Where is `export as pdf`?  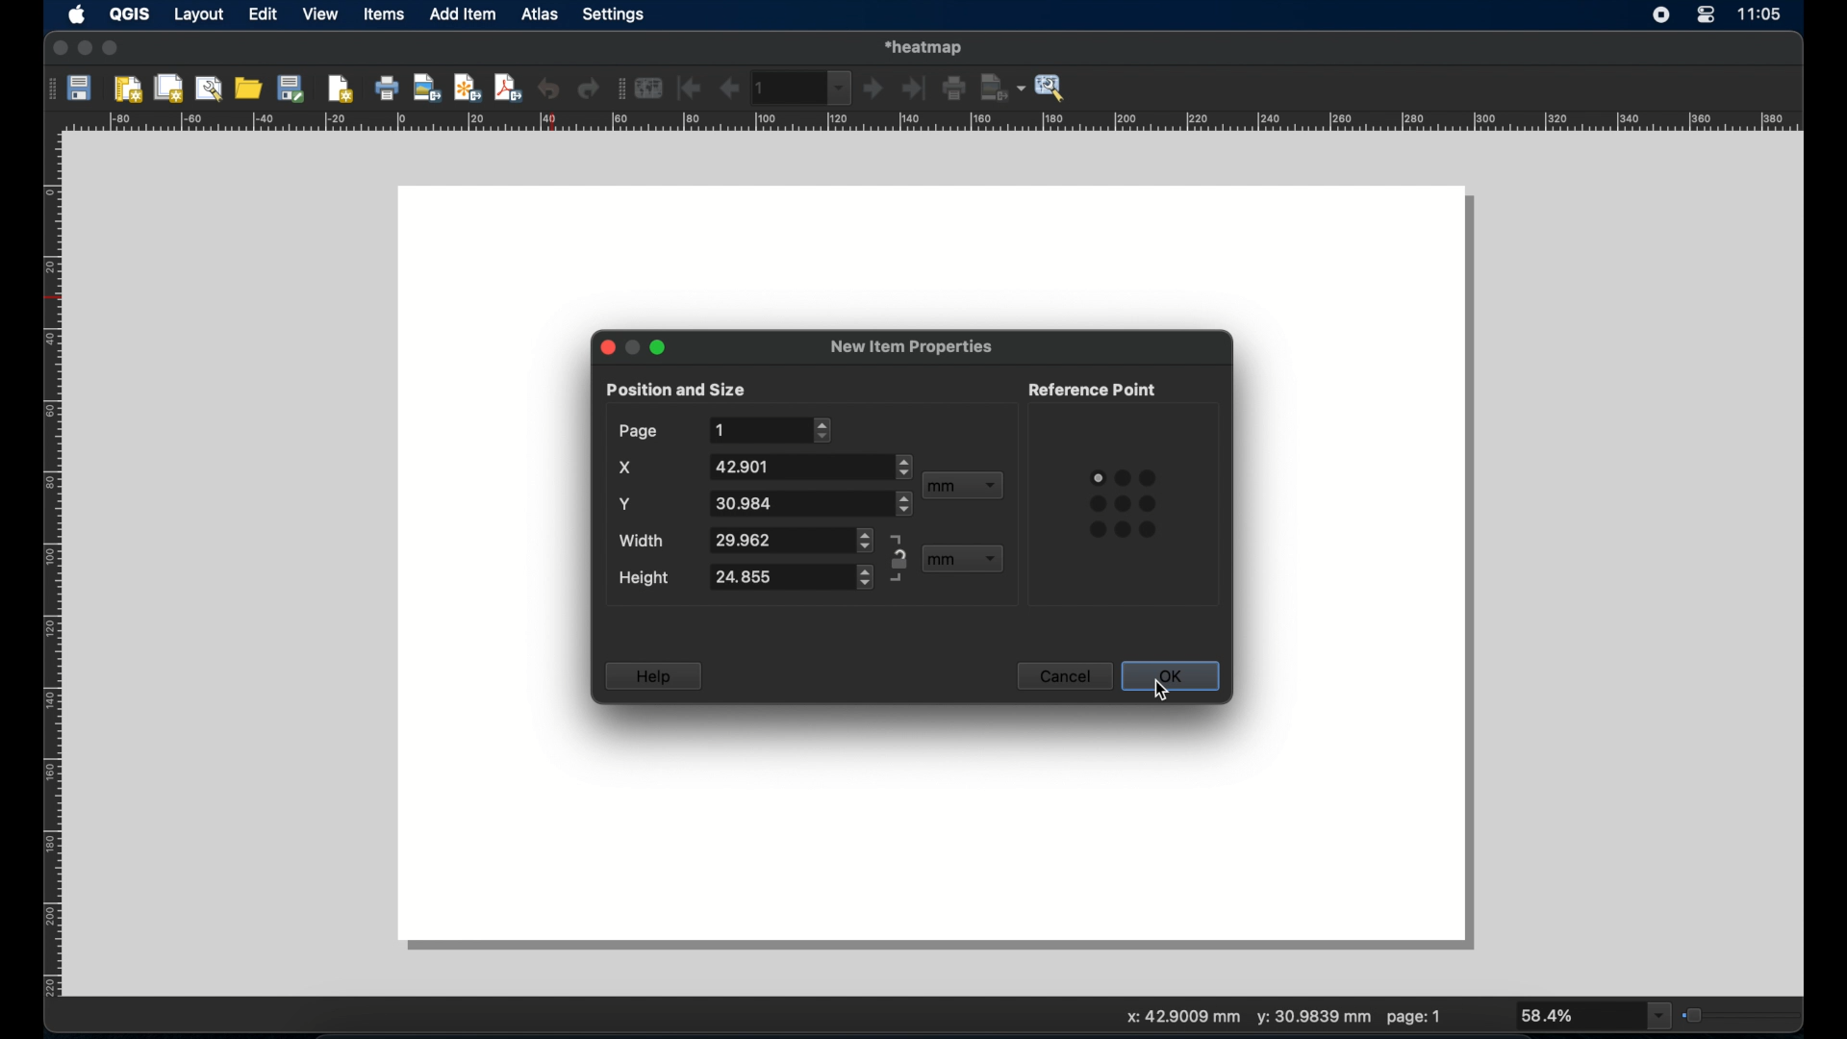 export as pdf is located at coordinates (508, 88).